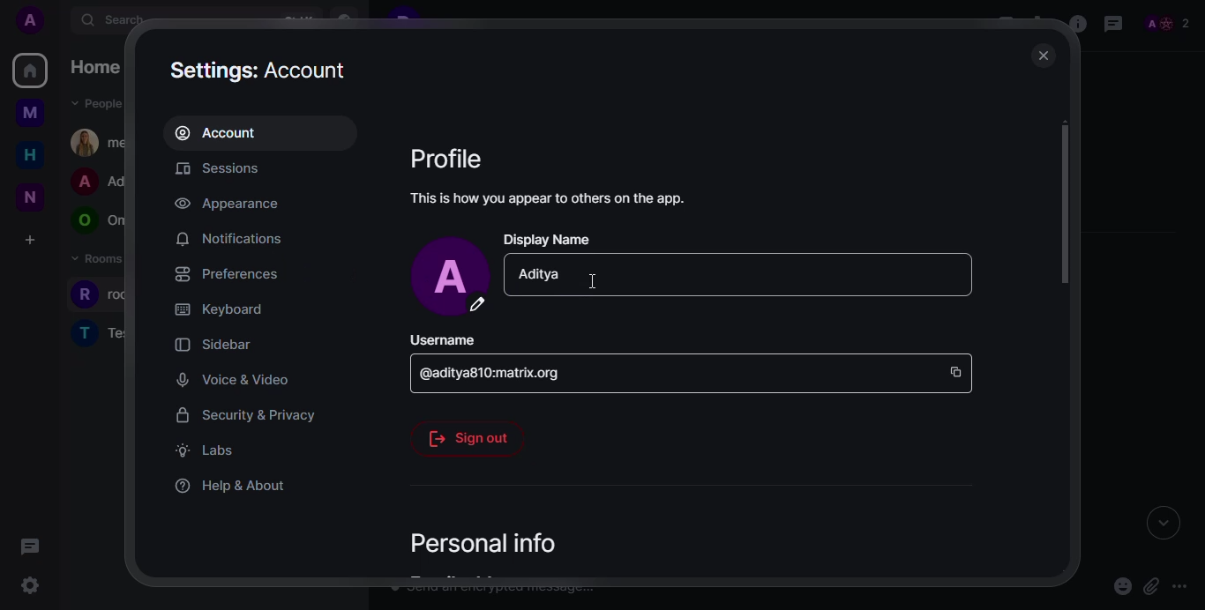 Image resolution: width=1205 pixels, height=610 pixels. What do you see at coordinates (30, 114) in the screenshot?
I see `myspace` at bounding box center [30, 114].